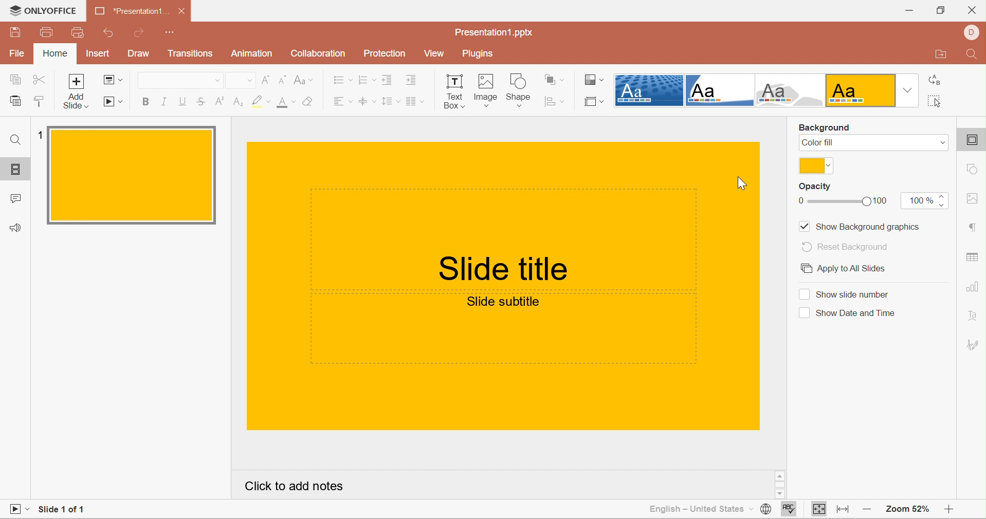 The height and width of the screenshot is (519, 986). What do you see at coordinates (40, 82) in the screenshot?
I see `Cut` at bounding box center [40, 82].